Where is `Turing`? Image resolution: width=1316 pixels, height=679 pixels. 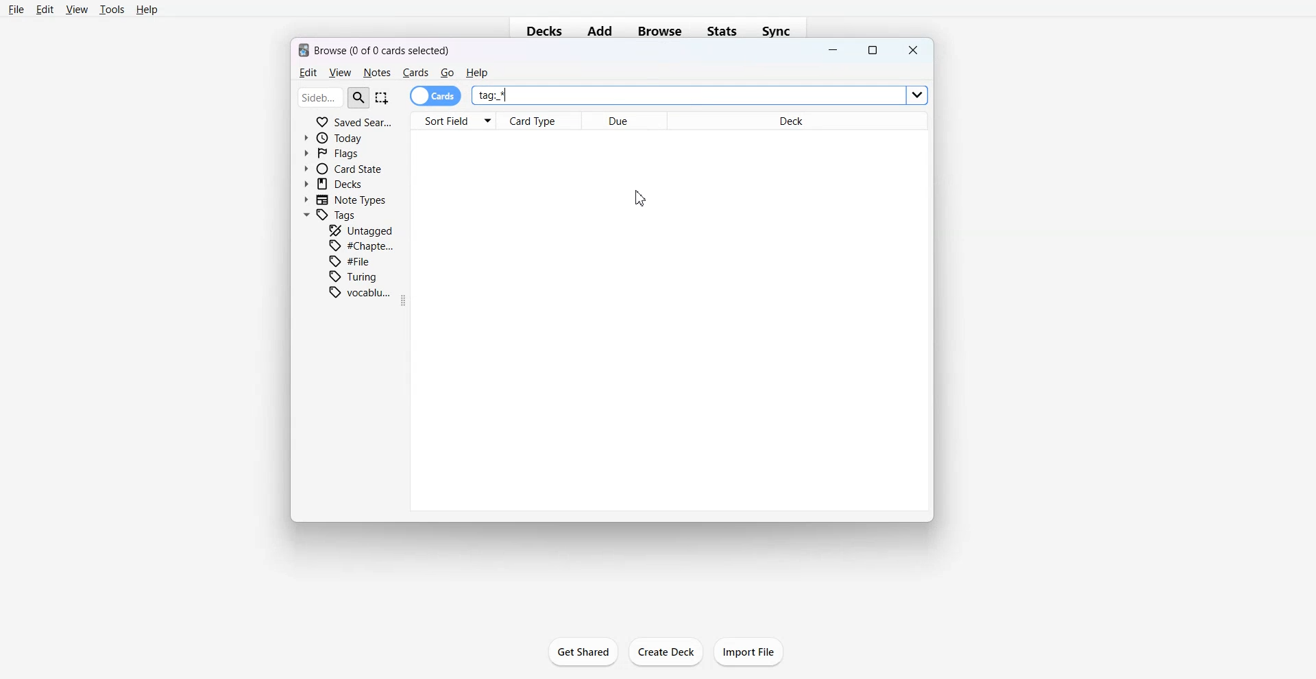
Turing is located at coordinates (354, 276).